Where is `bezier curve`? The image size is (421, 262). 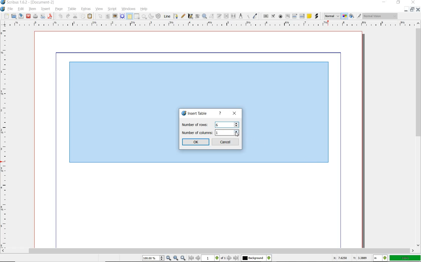 bezier curve is located at coordinates (176, 17).